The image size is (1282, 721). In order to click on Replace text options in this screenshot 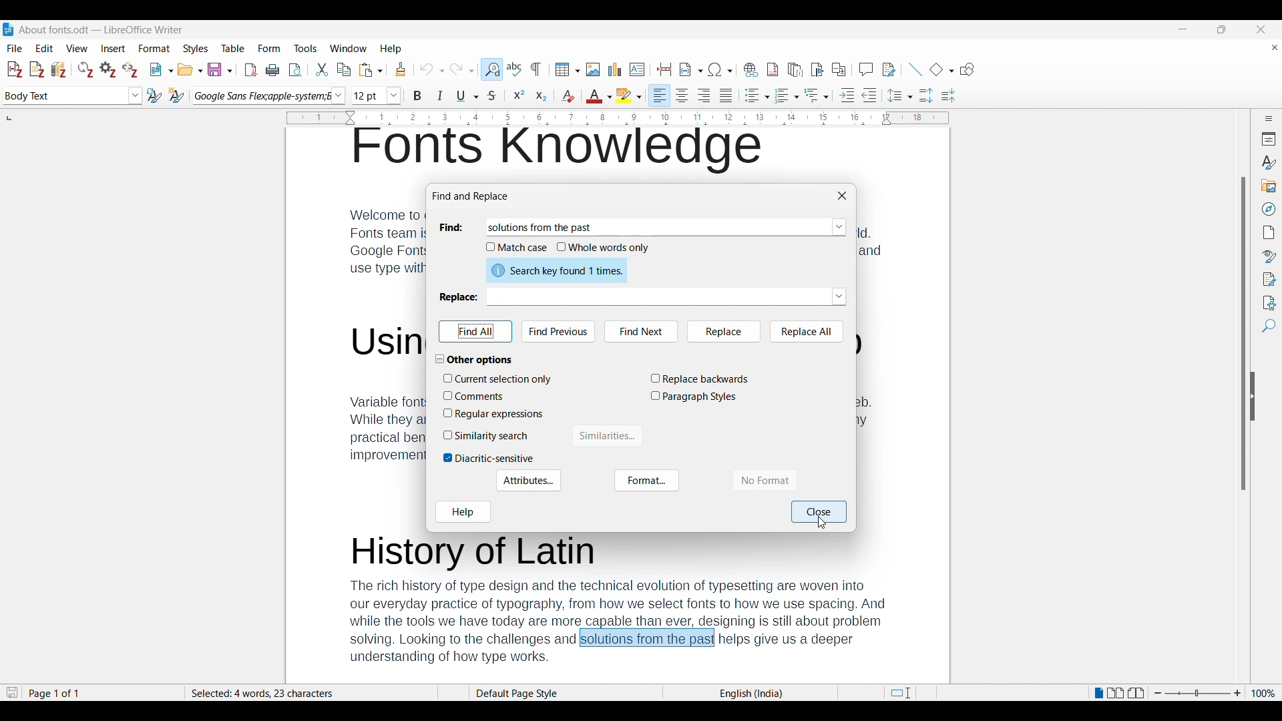, I will do `click(839, 296)`.